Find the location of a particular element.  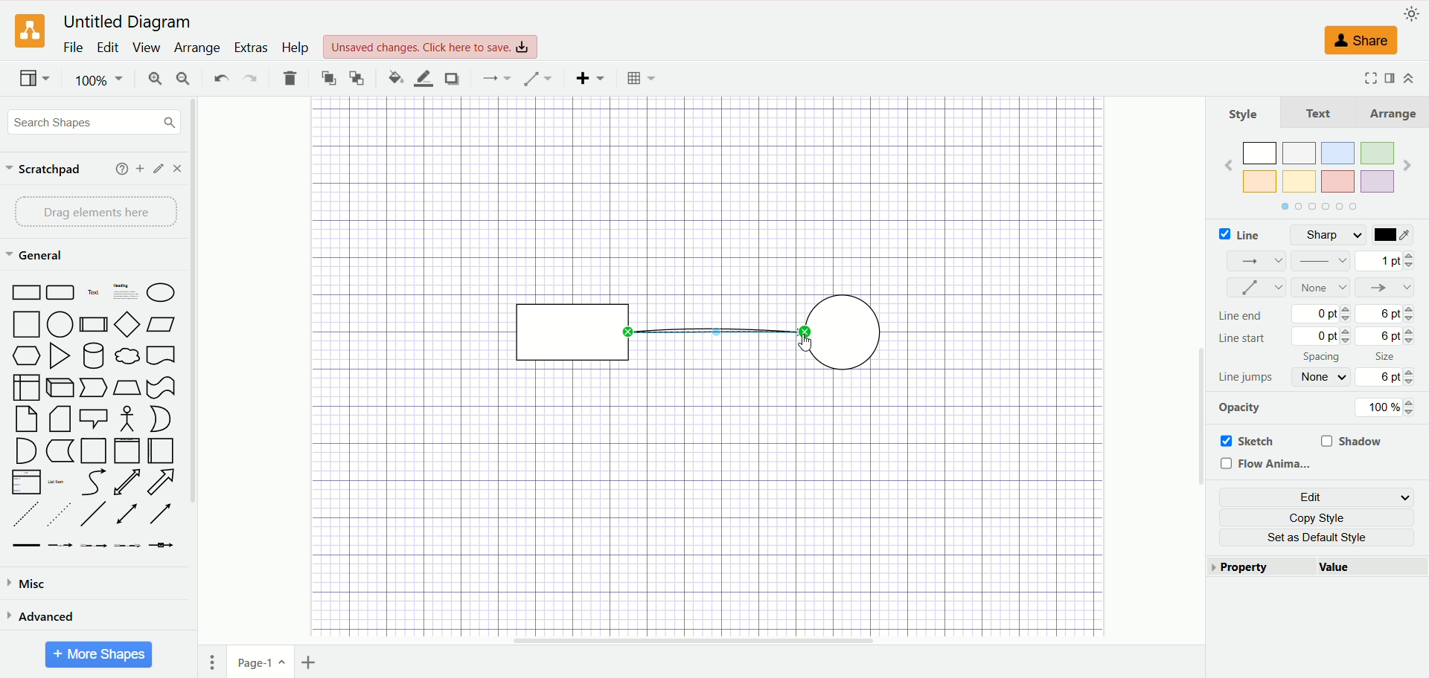

file is located at coordinates (73, 48).